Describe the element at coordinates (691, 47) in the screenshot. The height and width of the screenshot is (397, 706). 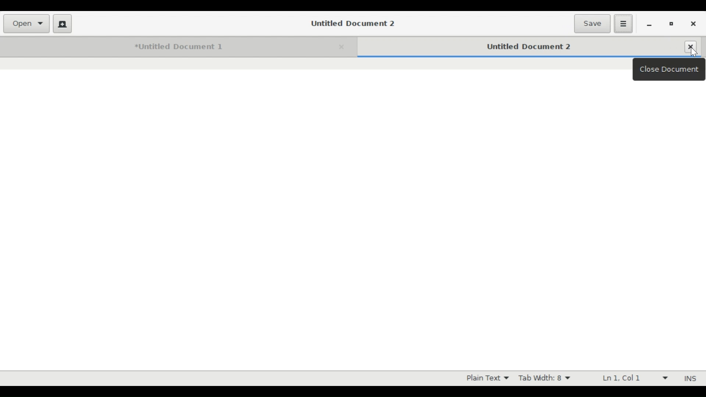
I see `Close` at that location.